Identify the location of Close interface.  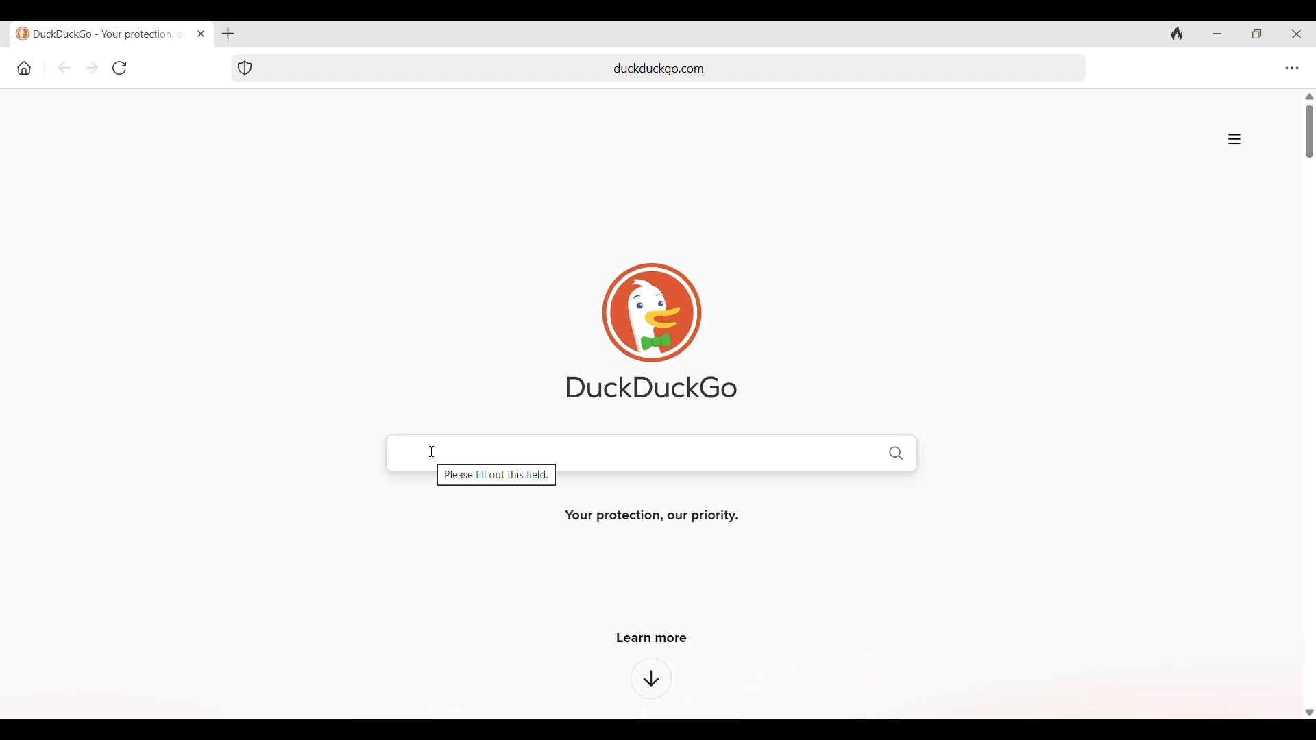
(1296, 34).